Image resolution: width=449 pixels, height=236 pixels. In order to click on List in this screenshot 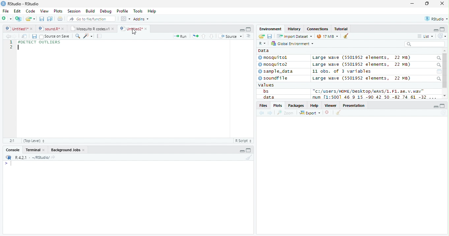, I will do `click(425, 36)`.